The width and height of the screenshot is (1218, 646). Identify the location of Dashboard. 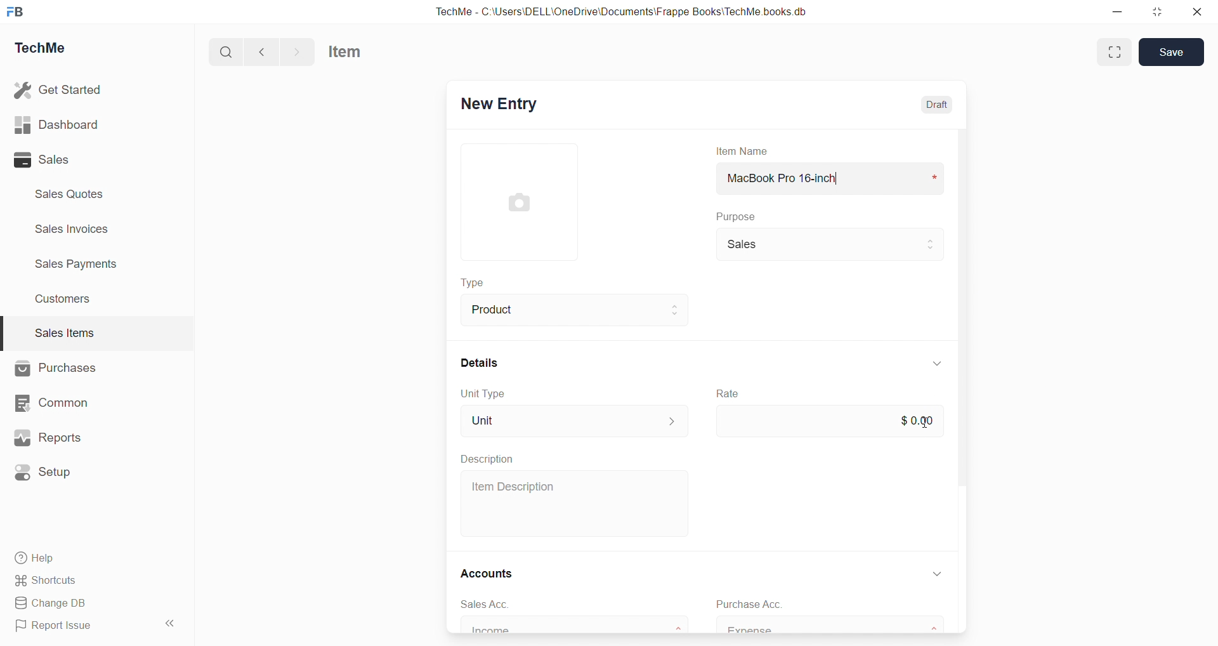
(57, 124).